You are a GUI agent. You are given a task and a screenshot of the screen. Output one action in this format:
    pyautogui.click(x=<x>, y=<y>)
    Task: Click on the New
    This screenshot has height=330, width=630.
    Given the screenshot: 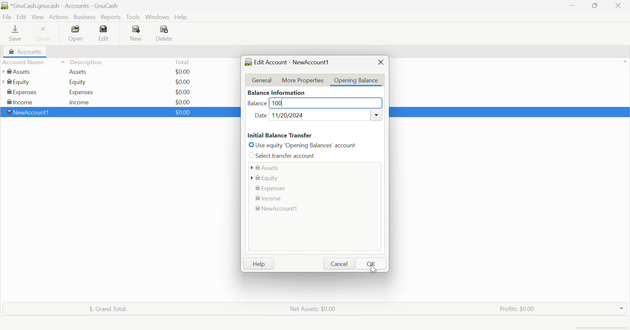 What is the action you would take?
    pyautogui.click(x=137, y=33)
    